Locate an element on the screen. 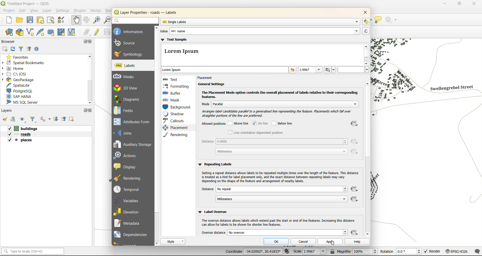 The image size is (482, 256). buildings layer is located at coordinates (24, 129).